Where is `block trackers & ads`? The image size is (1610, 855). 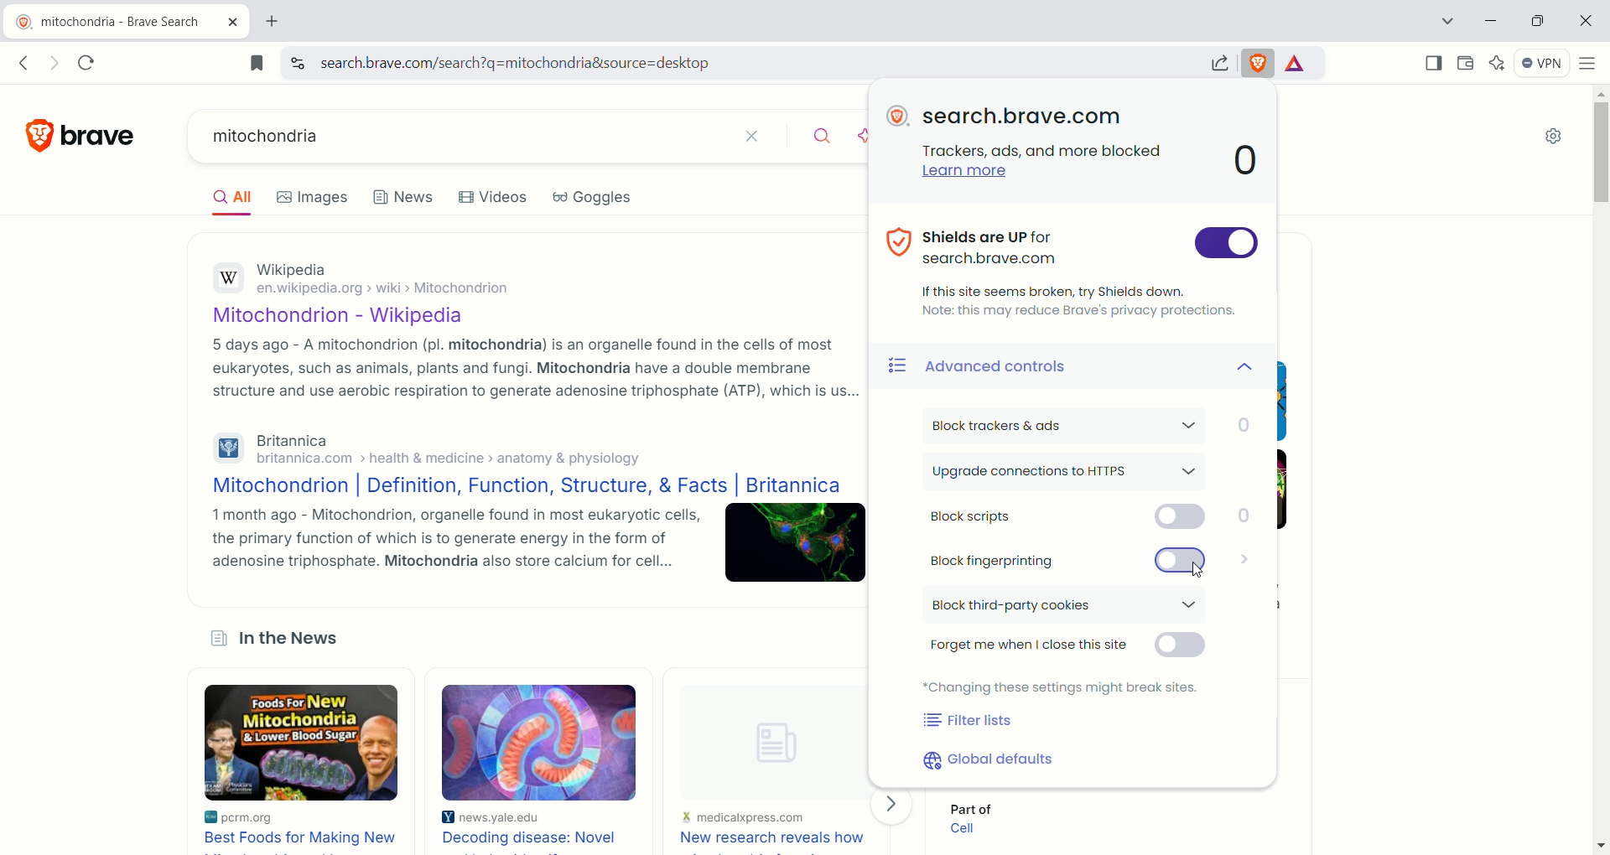 block trackers & ads is located at coordinates (1083, 425).